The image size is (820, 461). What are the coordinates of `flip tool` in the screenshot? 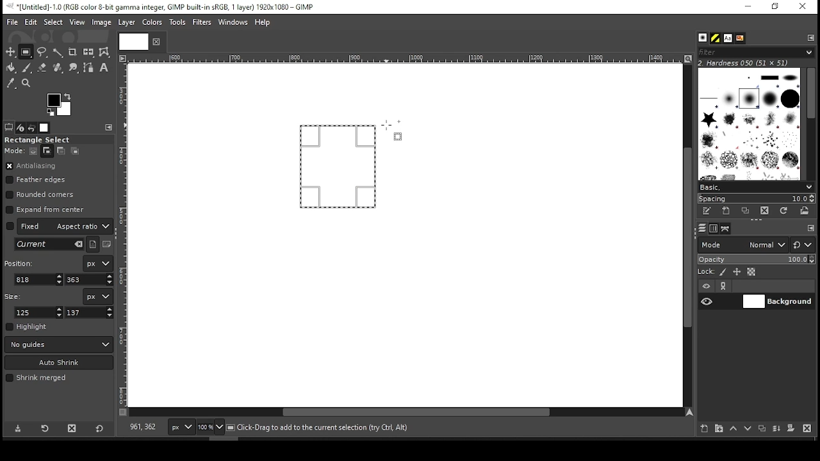 It's located at (88, 51).